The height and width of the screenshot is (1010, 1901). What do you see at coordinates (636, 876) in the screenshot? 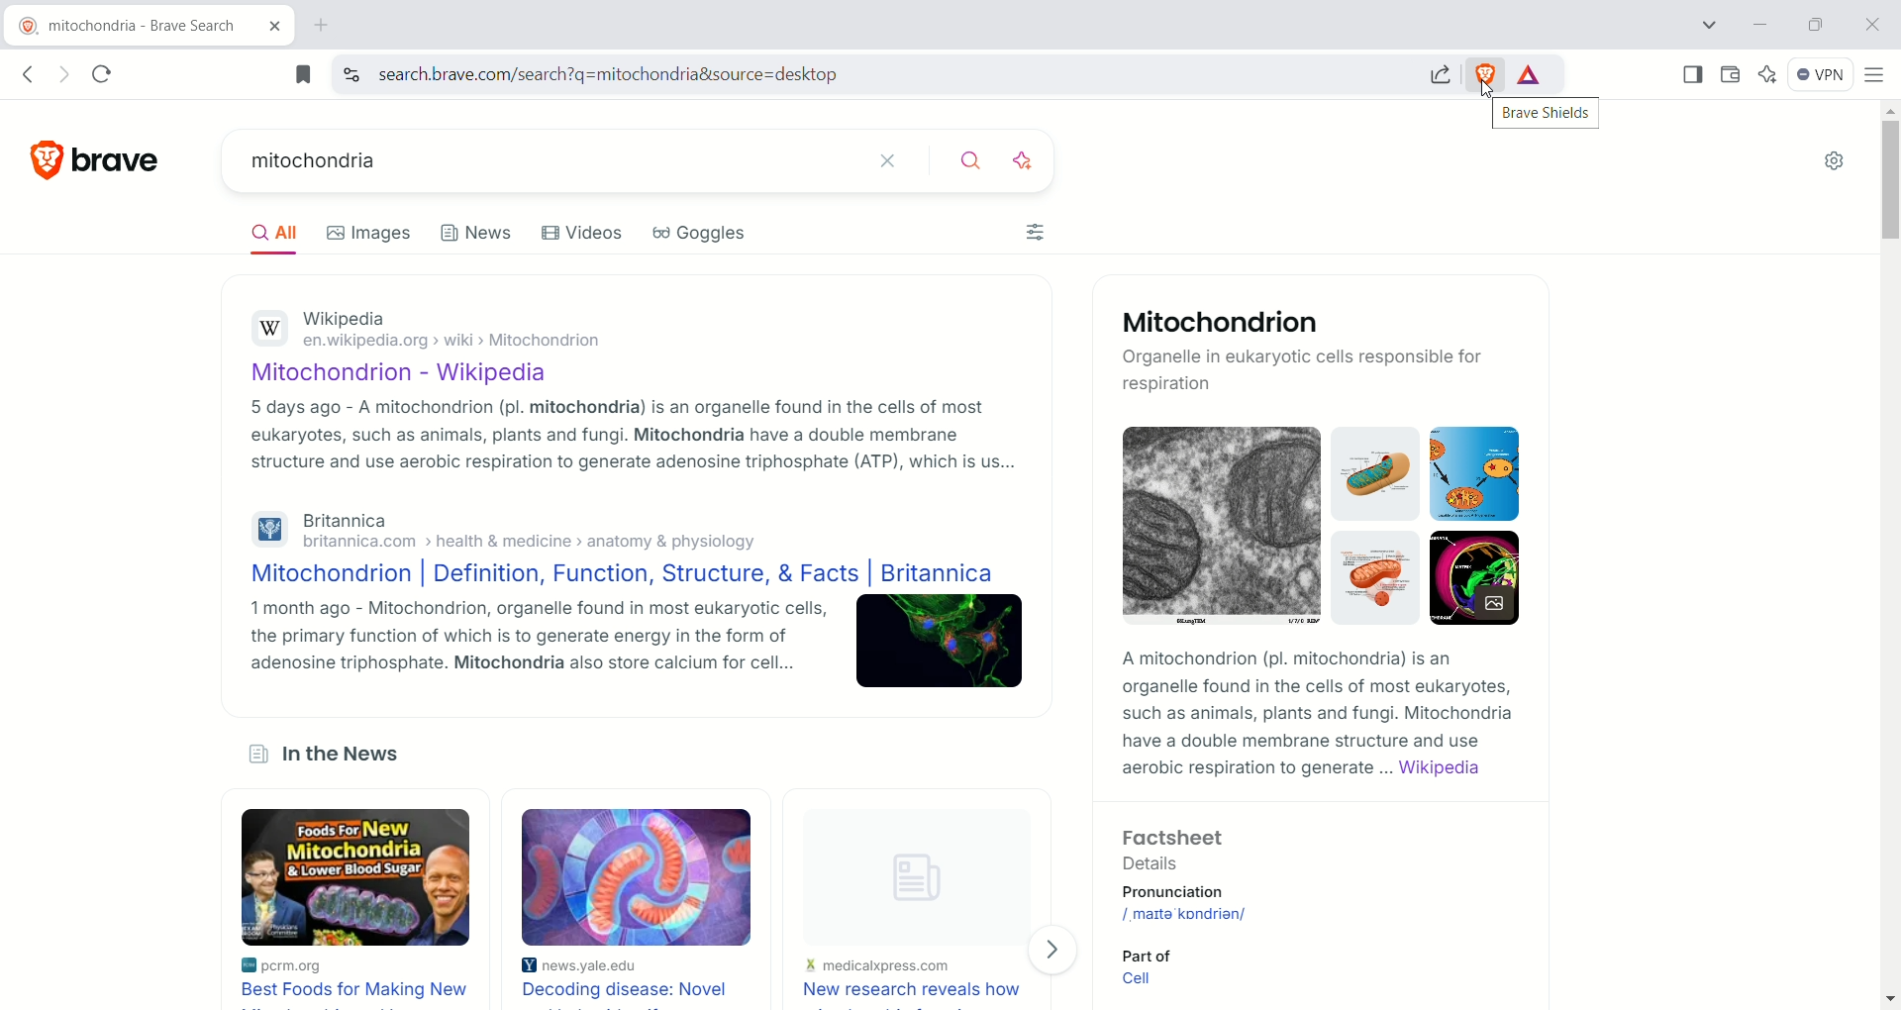
I see `Image` at bounding box center [636, 876].